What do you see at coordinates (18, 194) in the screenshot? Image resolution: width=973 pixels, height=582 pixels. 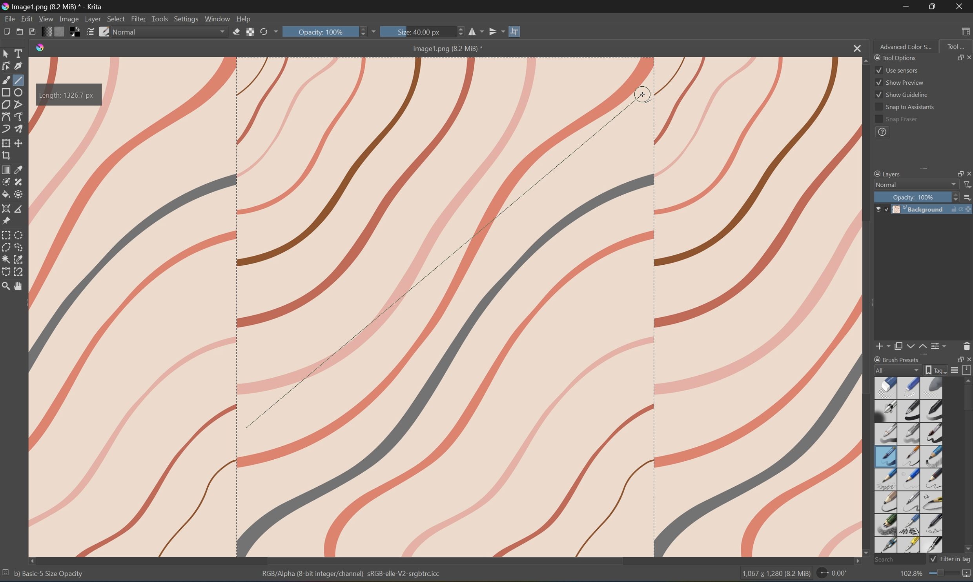 I see `Enclose and fill tool` at bounding box center [18, 194].